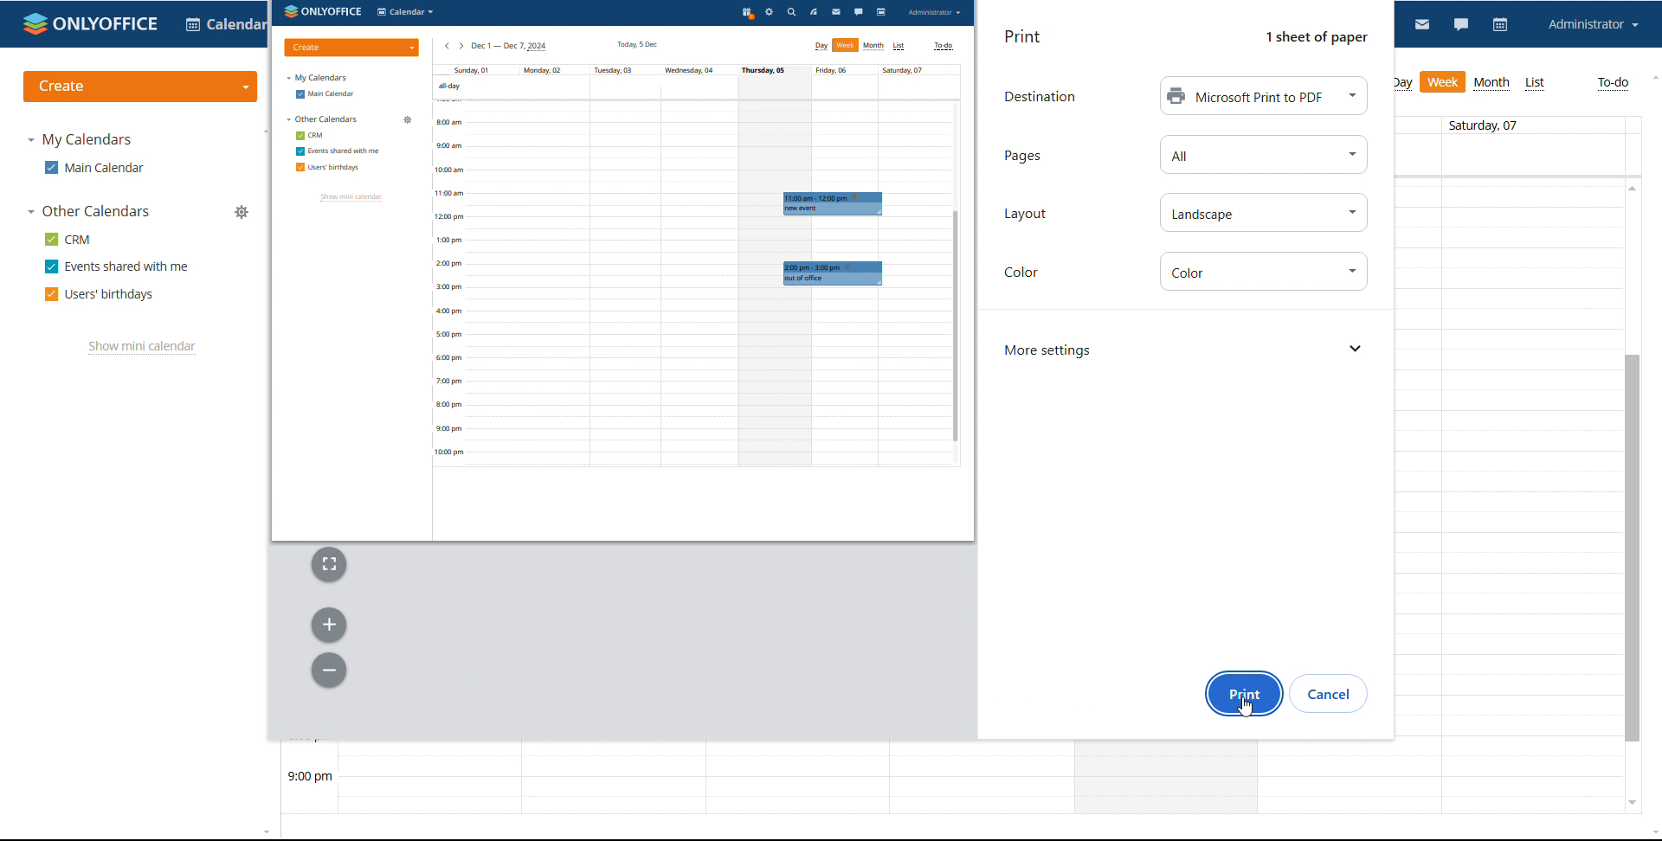 This screenshot has width=1662, height=841. What do you see at coordinates (1028, 157) in the screenshot?
I see `text` at bounding box center [1028, 157].